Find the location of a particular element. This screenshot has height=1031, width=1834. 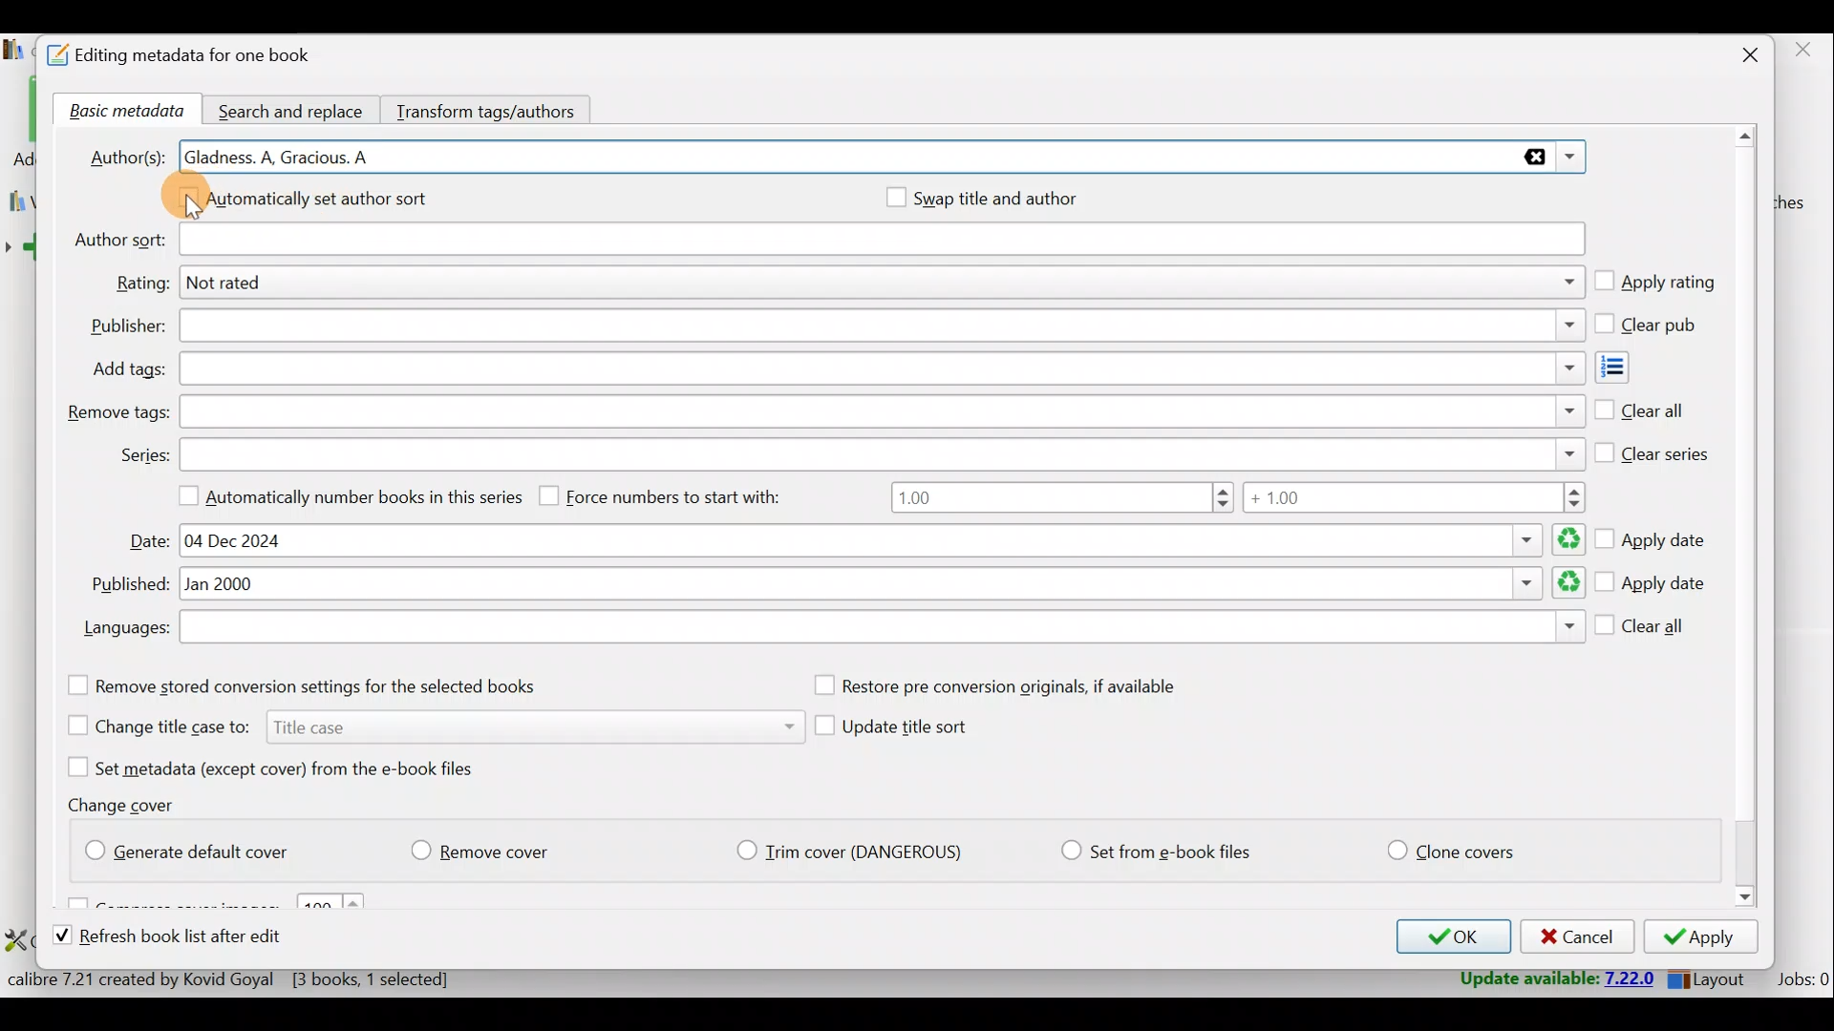

Set metadata (except cover) from the e-book files is located at coordinates (294, 767).